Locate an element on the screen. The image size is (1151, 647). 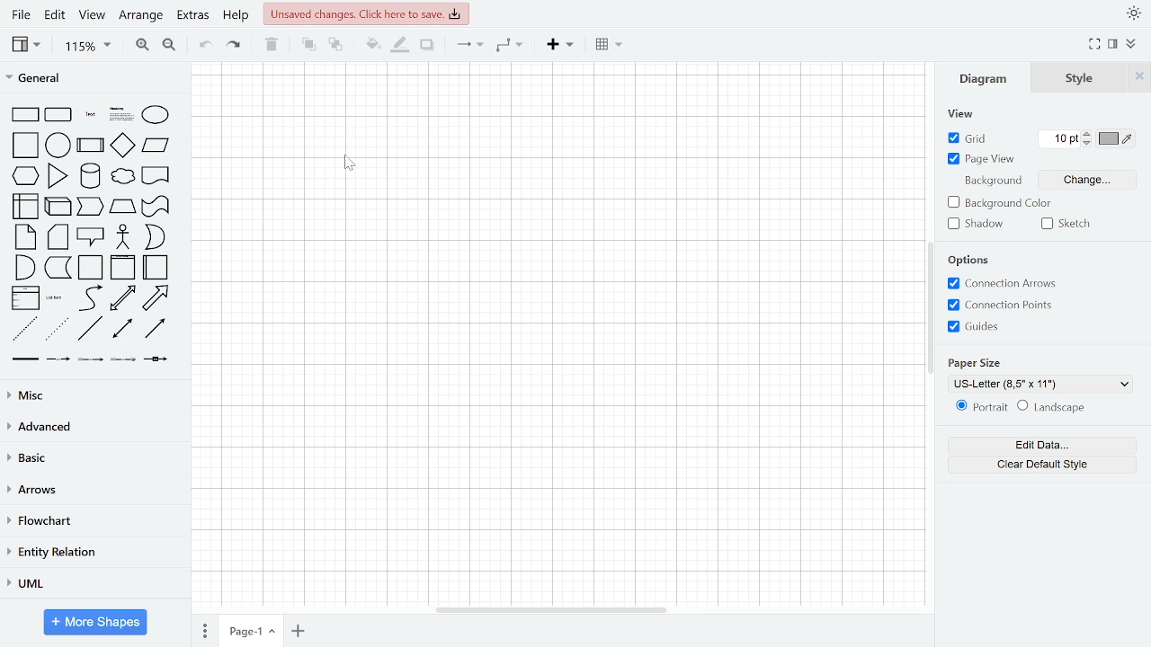
connector with 2 labels is located at coordinates (91, 359).